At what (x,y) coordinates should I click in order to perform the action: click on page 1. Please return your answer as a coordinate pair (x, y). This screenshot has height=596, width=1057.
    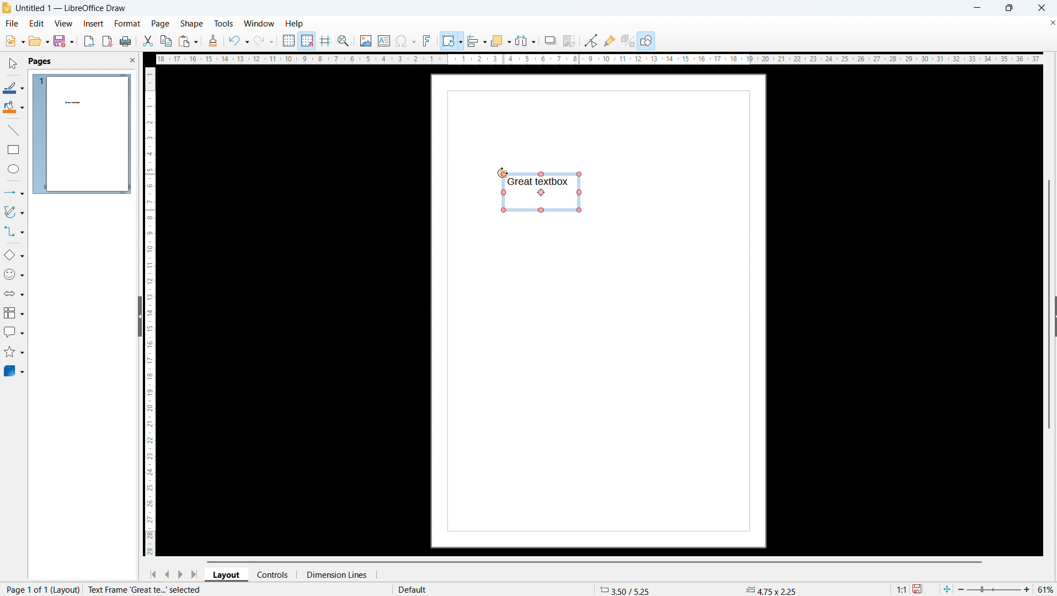
    Looking at the image, I should click on (82, 134).